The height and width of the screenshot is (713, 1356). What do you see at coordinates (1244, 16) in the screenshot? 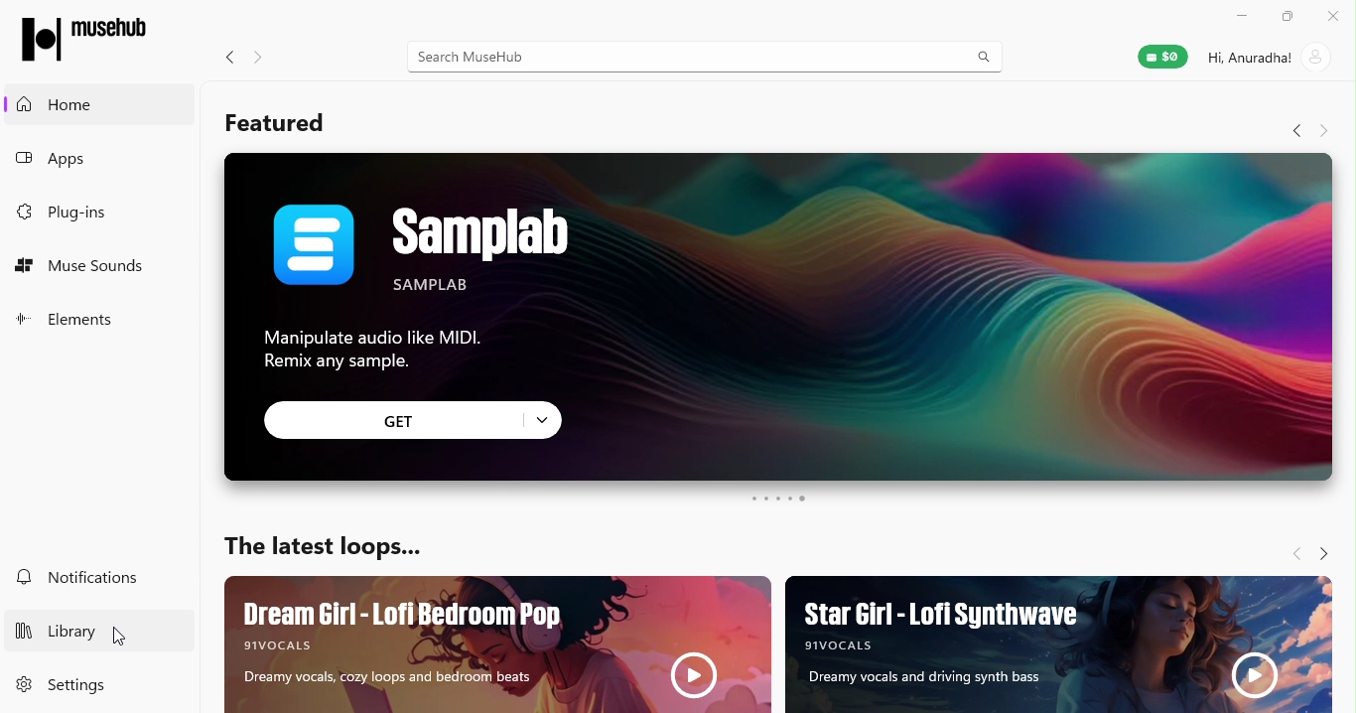
I see `Minimize` at bounding box center [1244, 16].